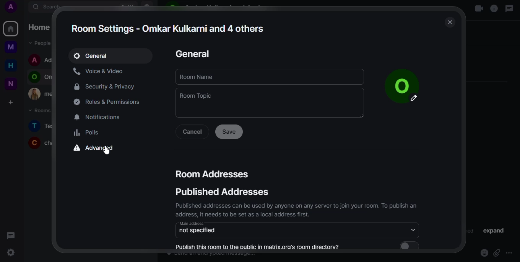  What do you see at coordinates (397, 80) in the screenshot?
I see `profile` at bounding box center [397, 80].